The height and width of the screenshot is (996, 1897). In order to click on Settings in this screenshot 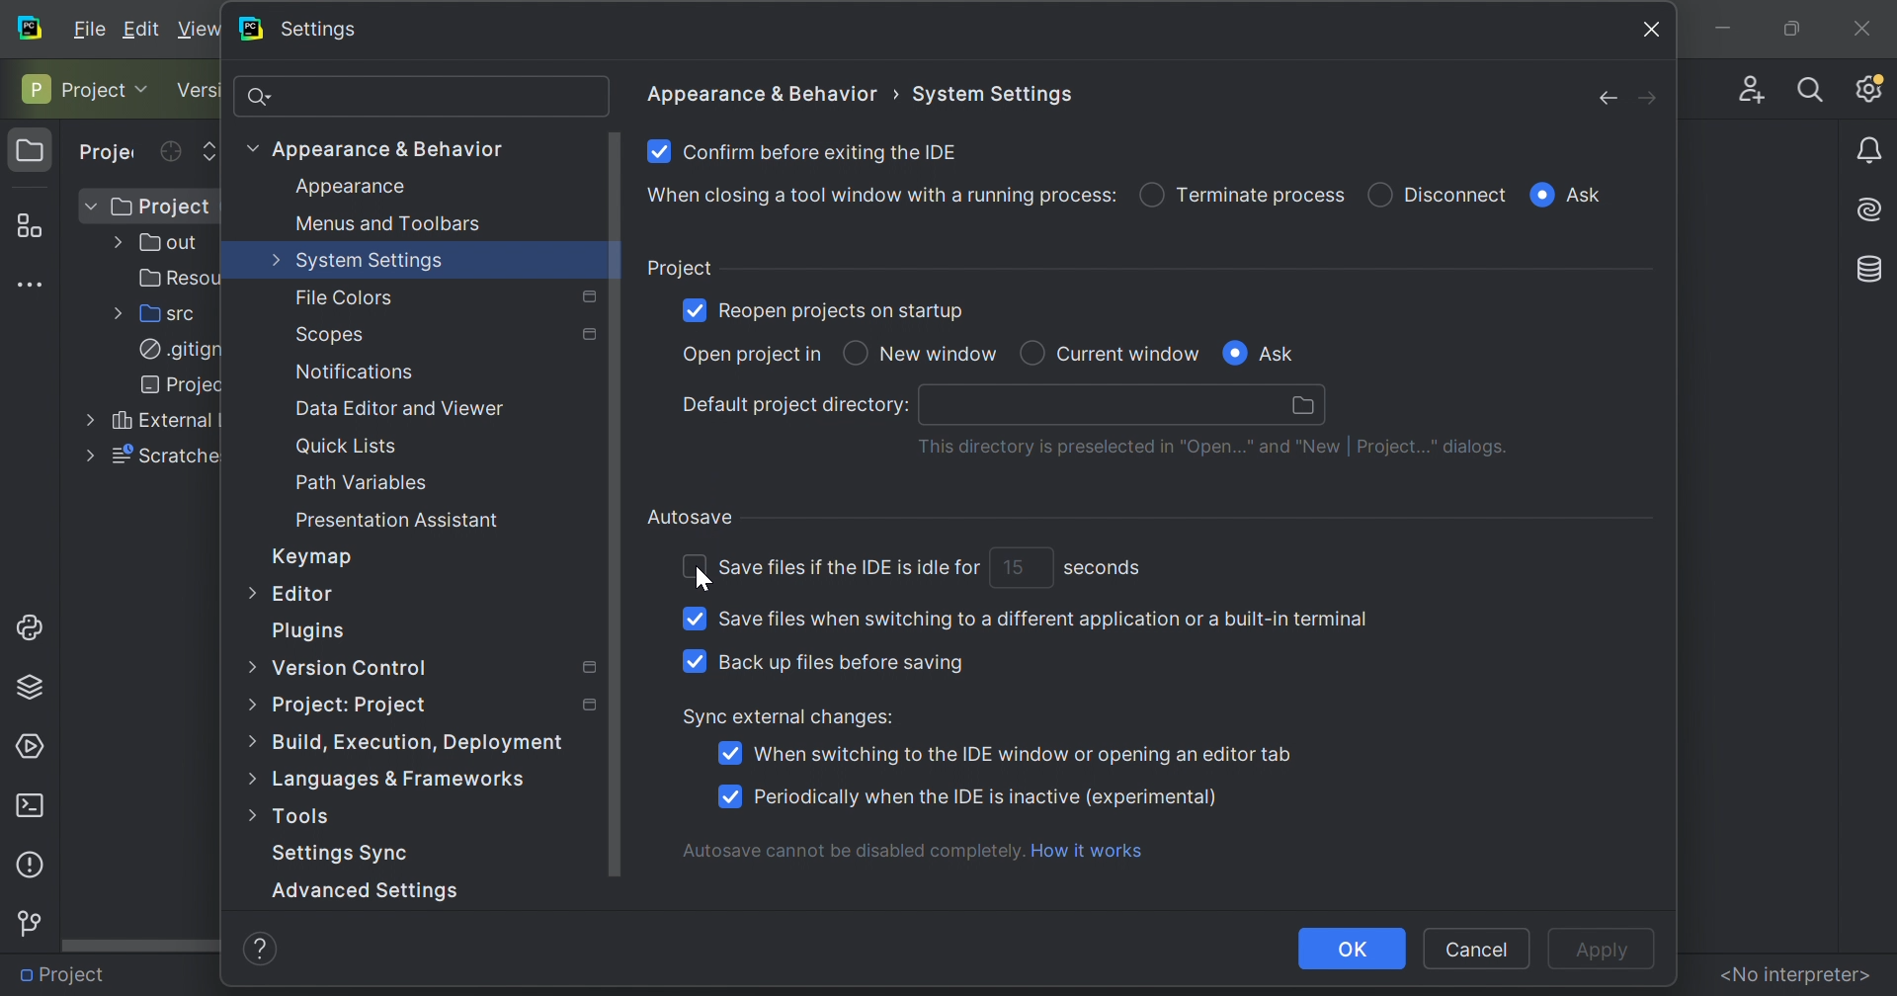, I will do `click(320, 30)`.